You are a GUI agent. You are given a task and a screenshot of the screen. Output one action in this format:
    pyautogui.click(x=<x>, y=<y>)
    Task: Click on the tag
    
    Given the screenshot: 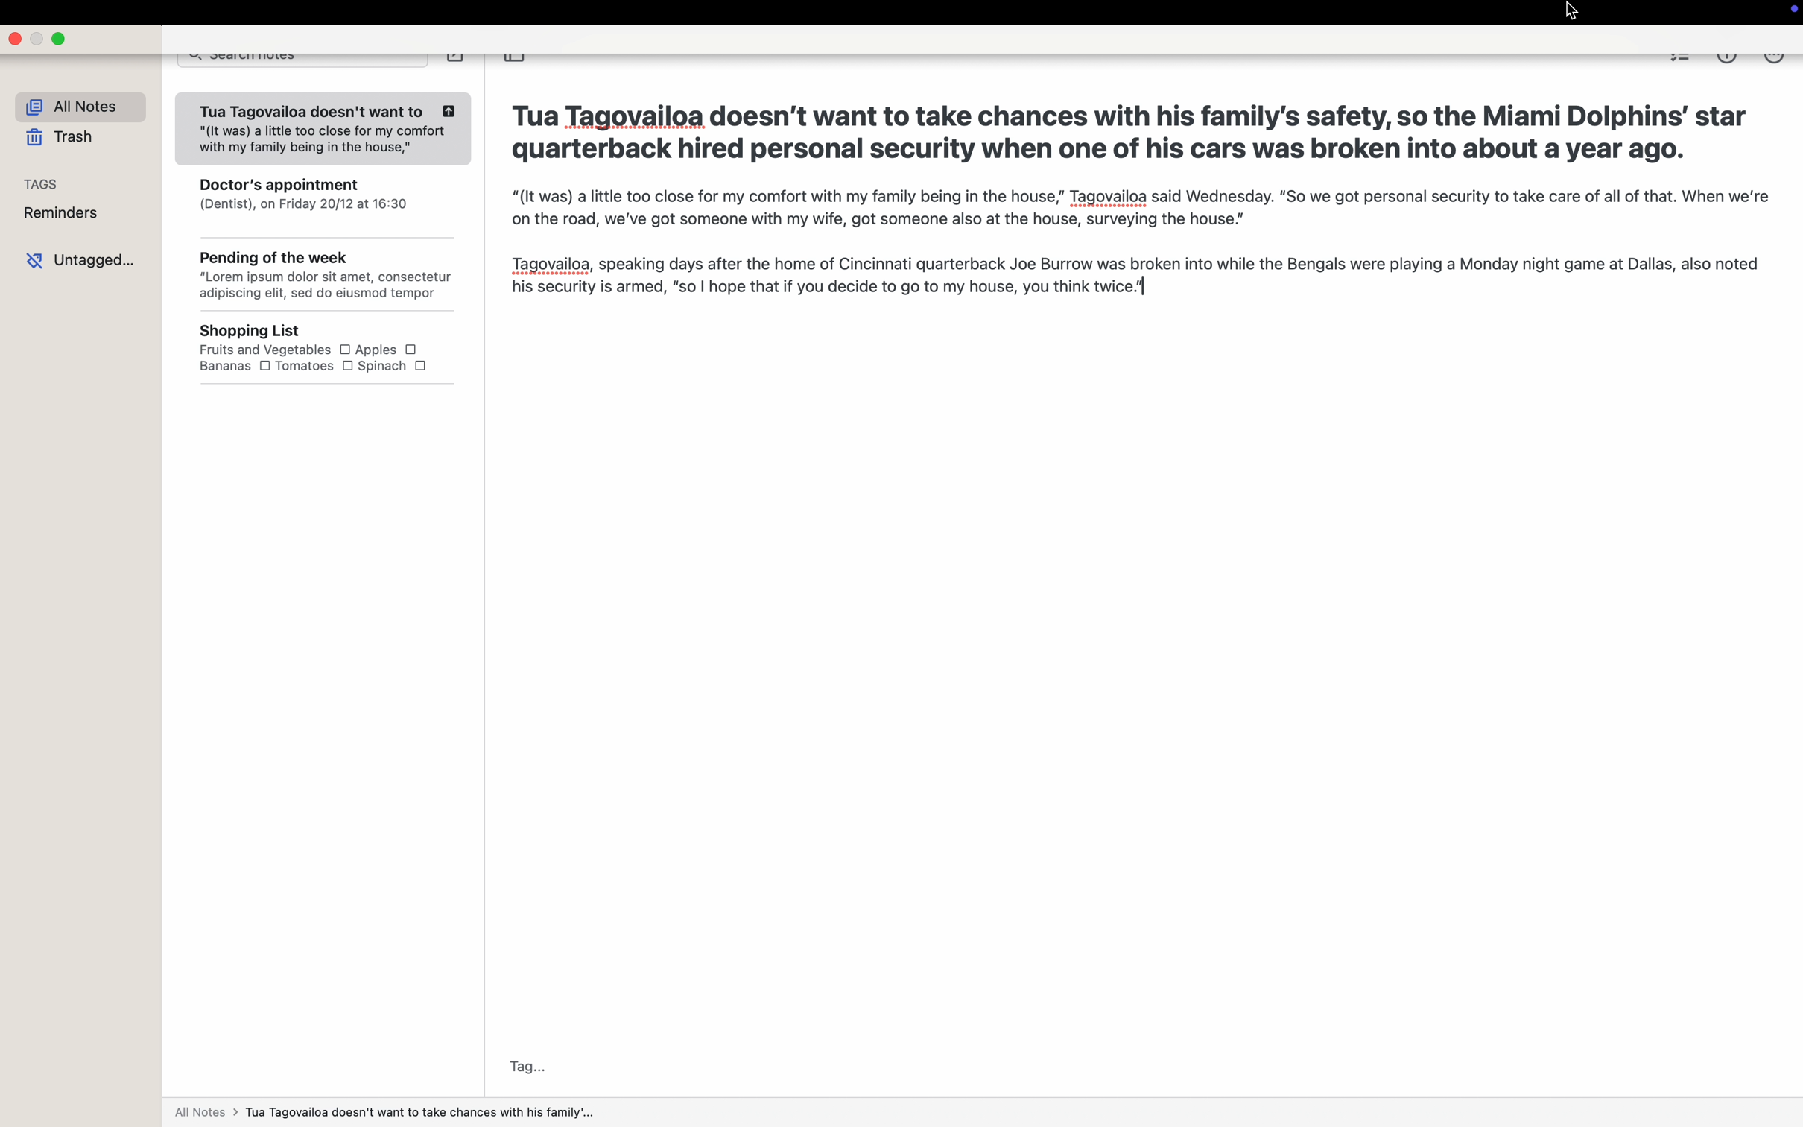 What is the action you would take?
    pyautogui.click(x=533, y=1066)
    